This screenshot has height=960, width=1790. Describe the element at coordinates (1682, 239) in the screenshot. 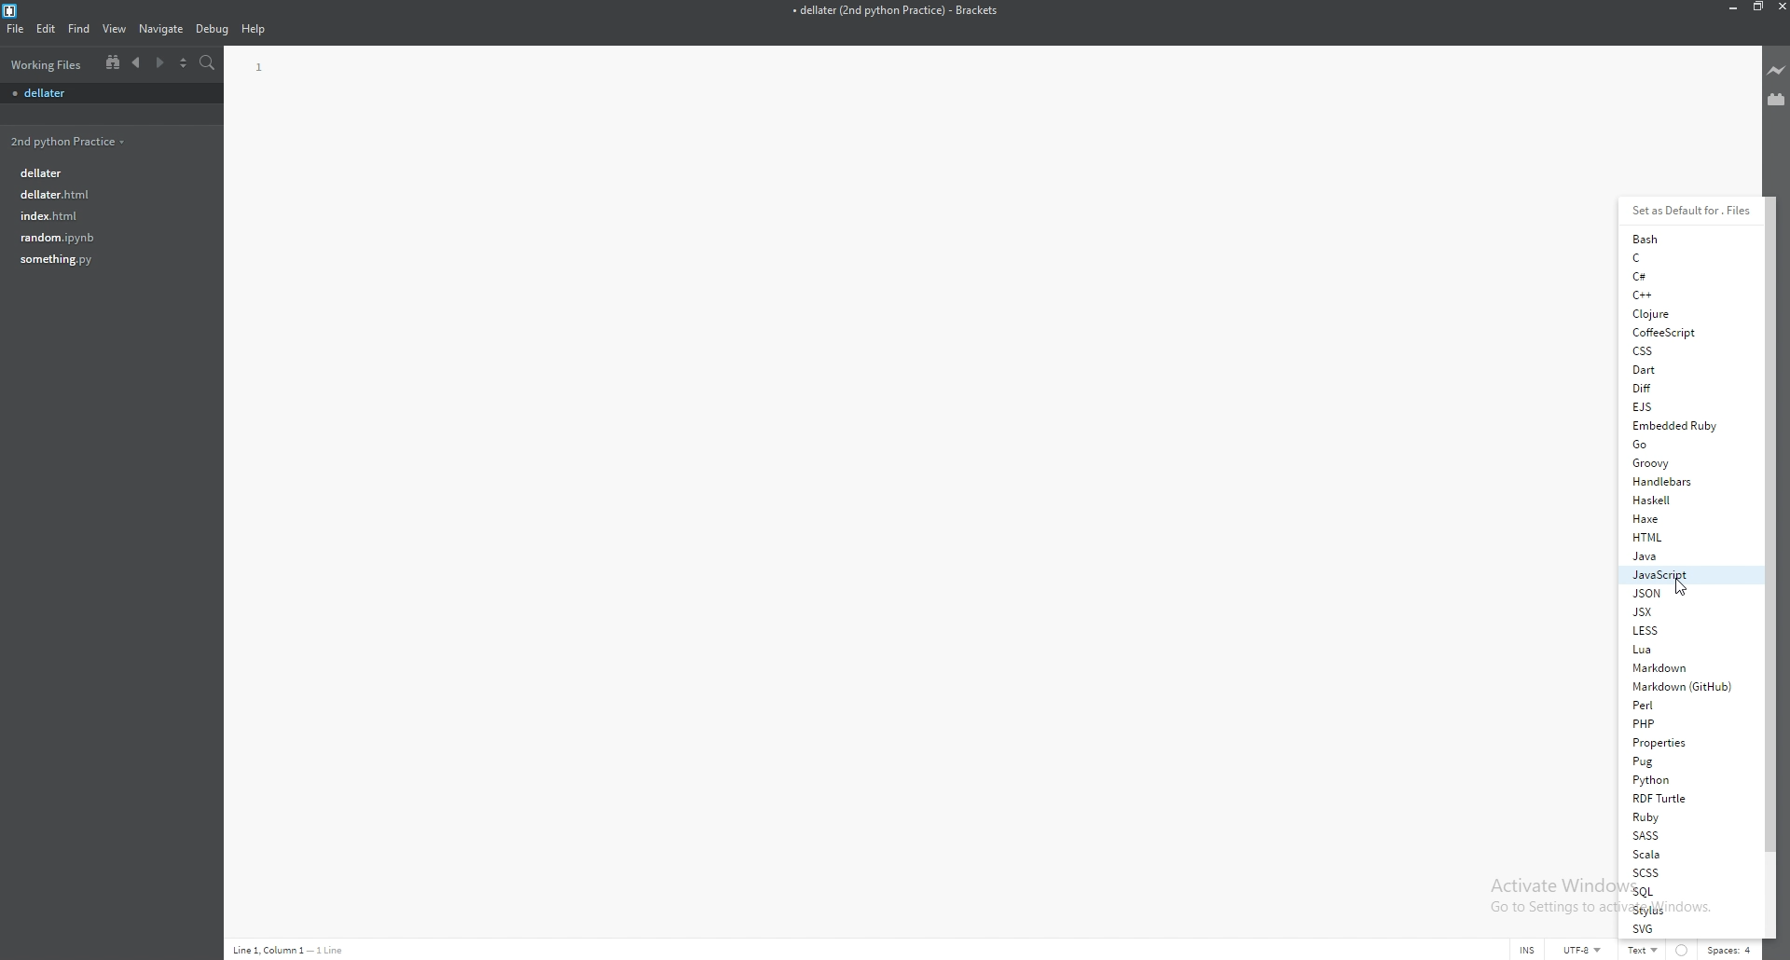

I see `bash` at that location.